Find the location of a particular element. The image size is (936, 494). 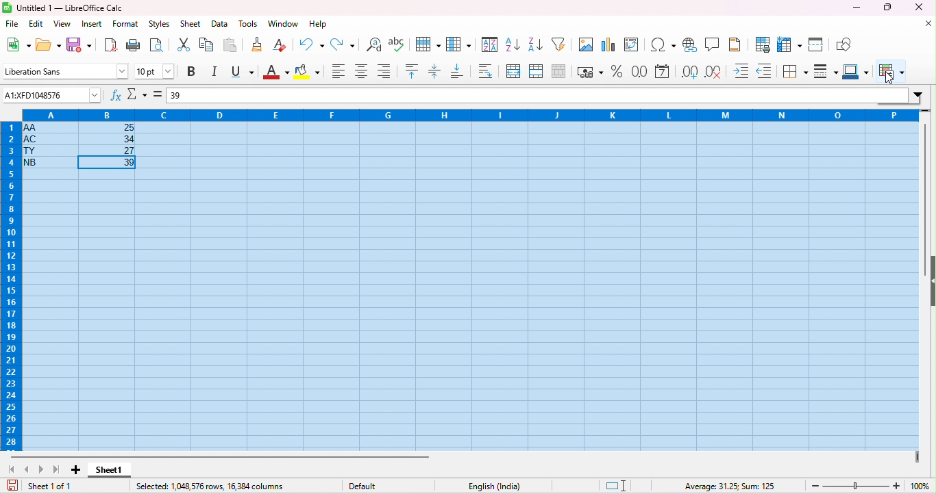

export as pdf is located at coordinates (110, 44).